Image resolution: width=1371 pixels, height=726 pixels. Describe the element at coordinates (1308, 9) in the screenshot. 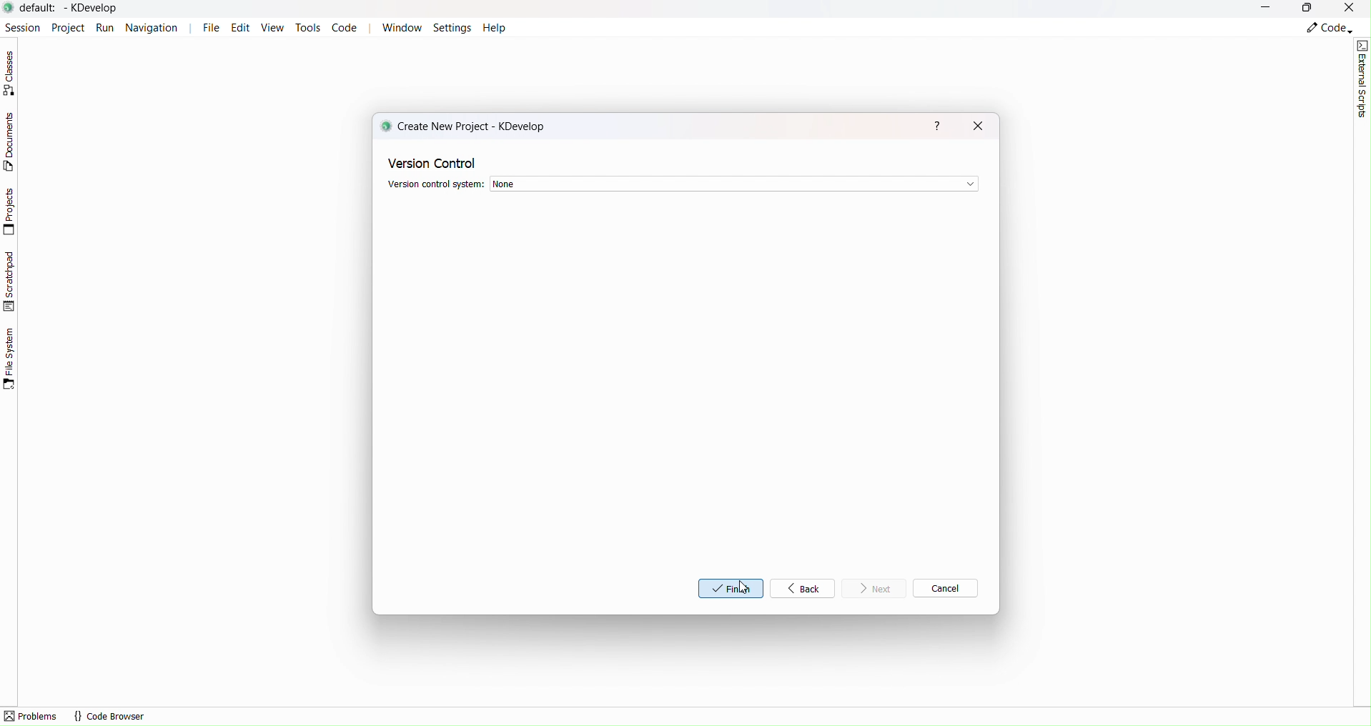

I see `Box` at that location.